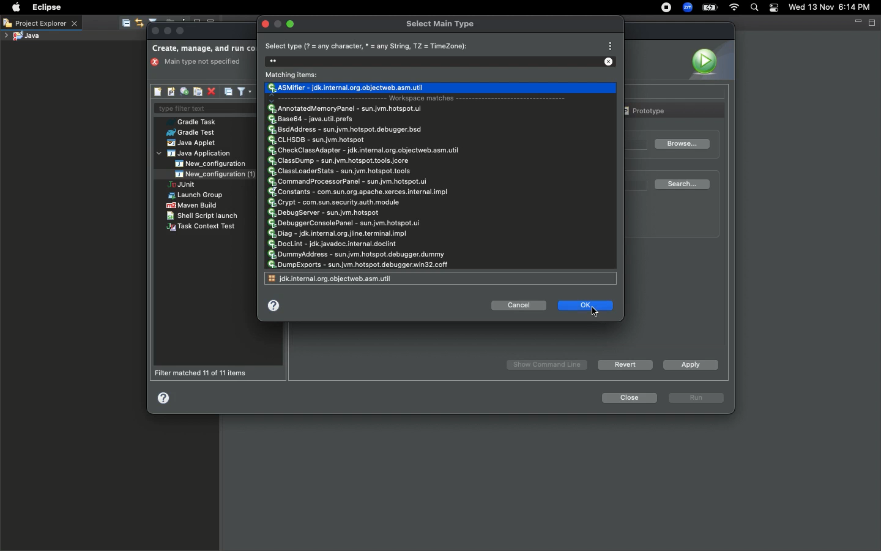 This screenshot has width=881, height=551. Describe the element at coordinates (733, 9) in the screenshot. I see `Internet` at that location.